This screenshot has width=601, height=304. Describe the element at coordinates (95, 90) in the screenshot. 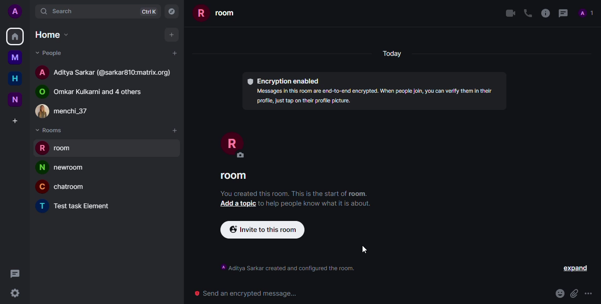

I see `public room` at that location.